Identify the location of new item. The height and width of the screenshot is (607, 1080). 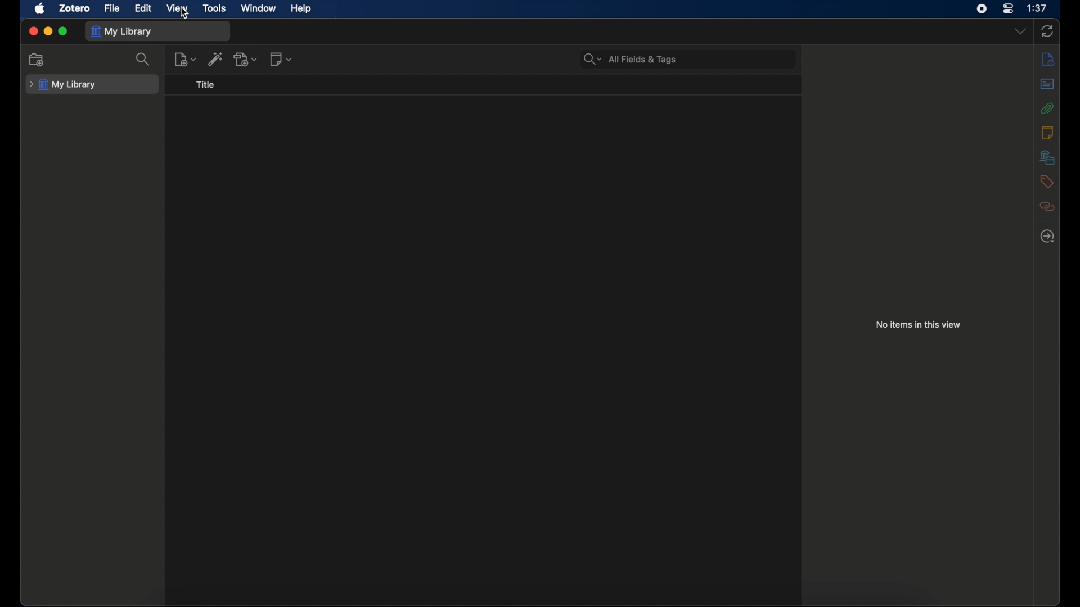
(186, 62).